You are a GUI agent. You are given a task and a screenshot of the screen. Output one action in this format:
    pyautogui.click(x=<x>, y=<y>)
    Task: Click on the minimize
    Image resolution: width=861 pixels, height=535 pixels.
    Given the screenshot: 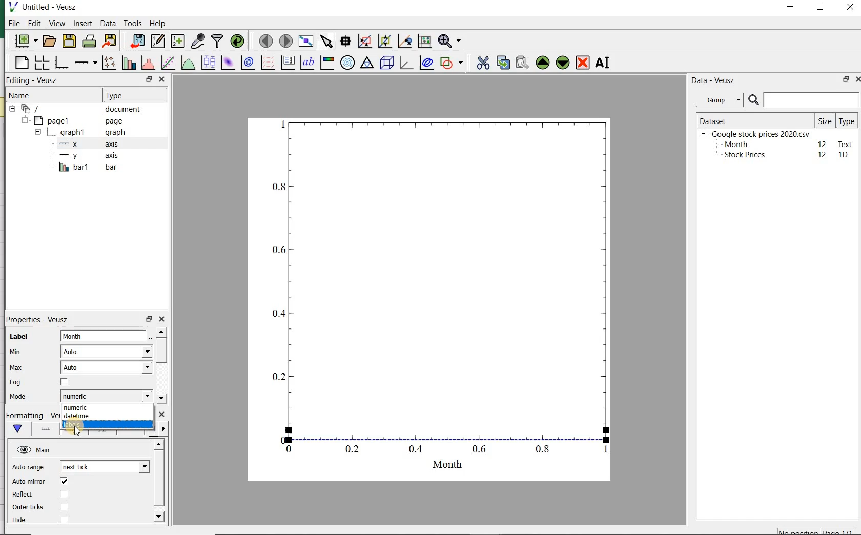 What is the action you would take?
    pyautogui.click(x=791, y=8)
    